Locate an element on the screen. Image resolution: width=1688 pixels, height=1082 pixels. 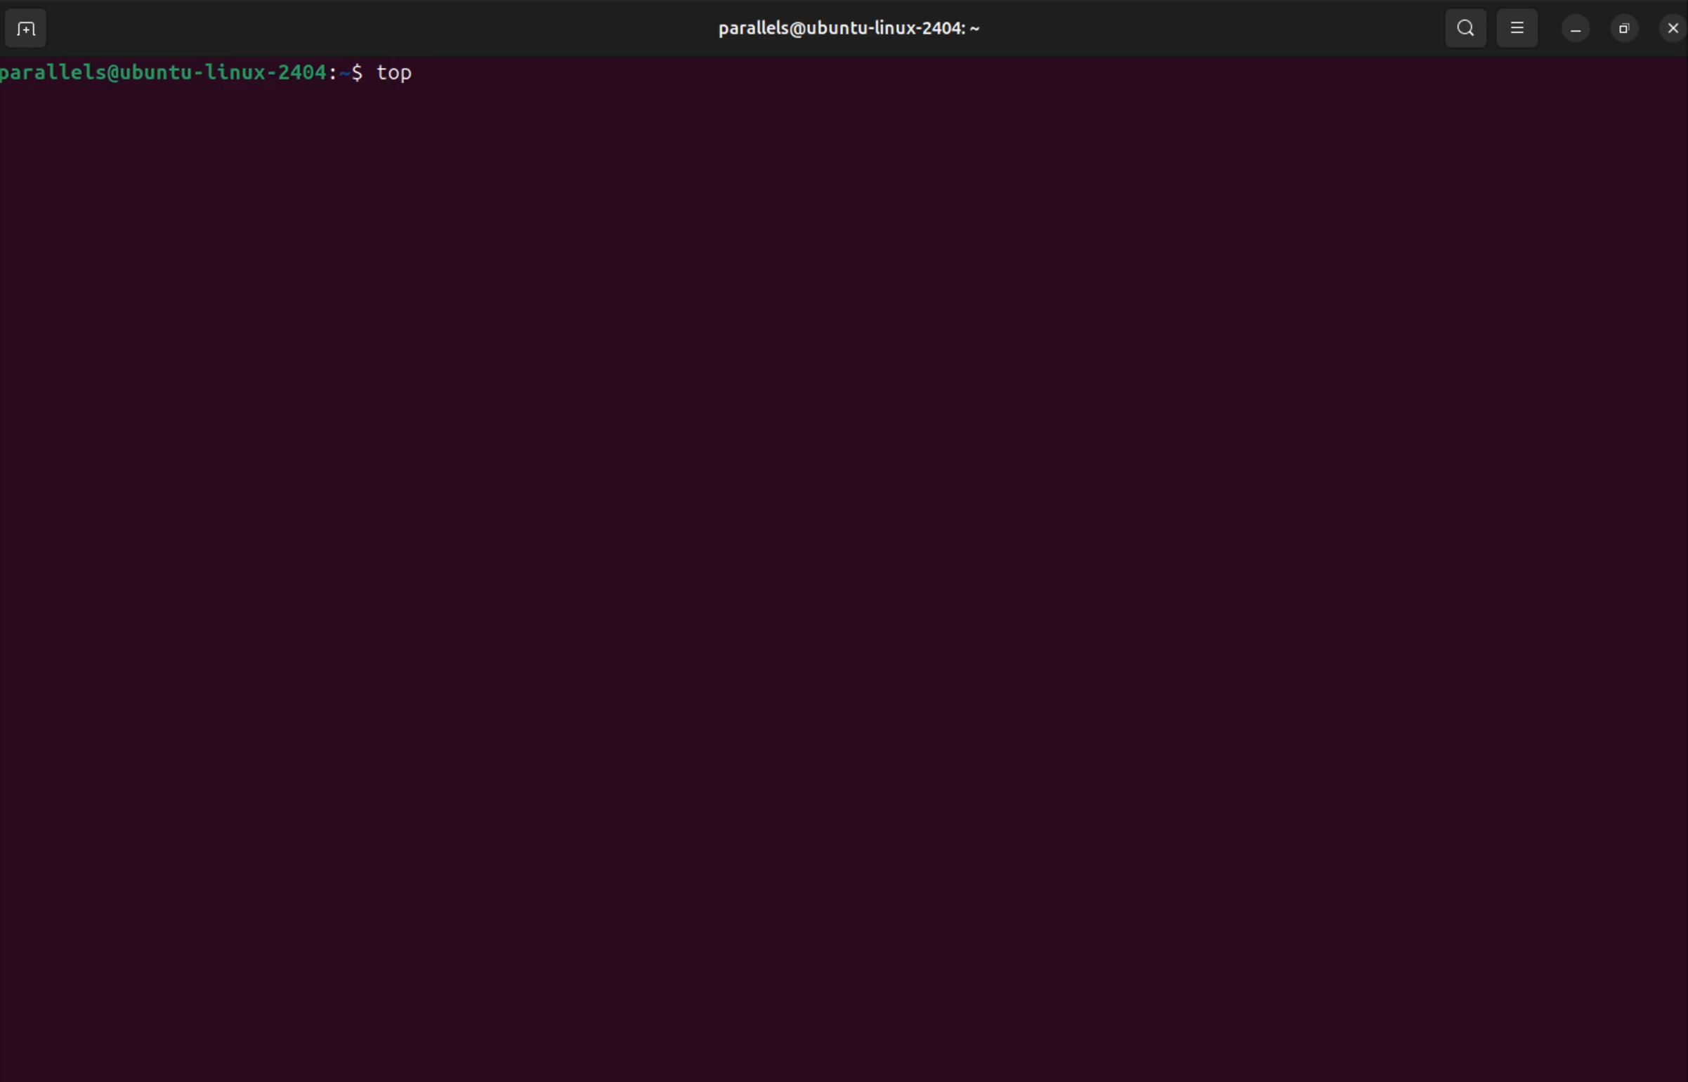
barallels@ubuntu-1linux-2404:- is located at coordinates (857, 28).